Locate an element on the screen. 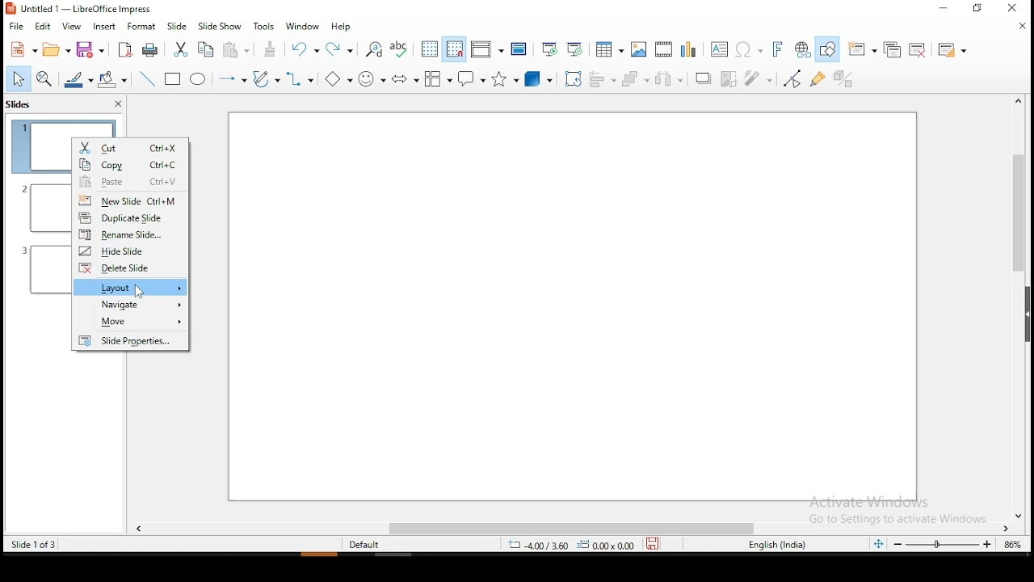 This screenshot has height=582, width=1034. layout is located at coordinates (132, 287).